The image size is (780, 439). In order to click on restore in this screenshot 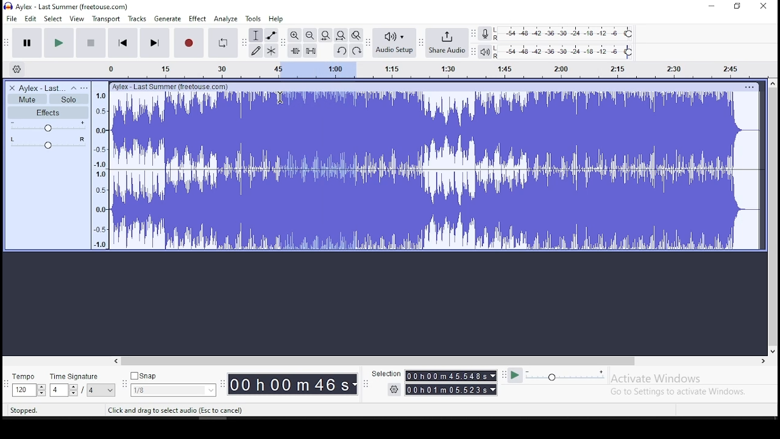, I will do `click(737, 7)`.